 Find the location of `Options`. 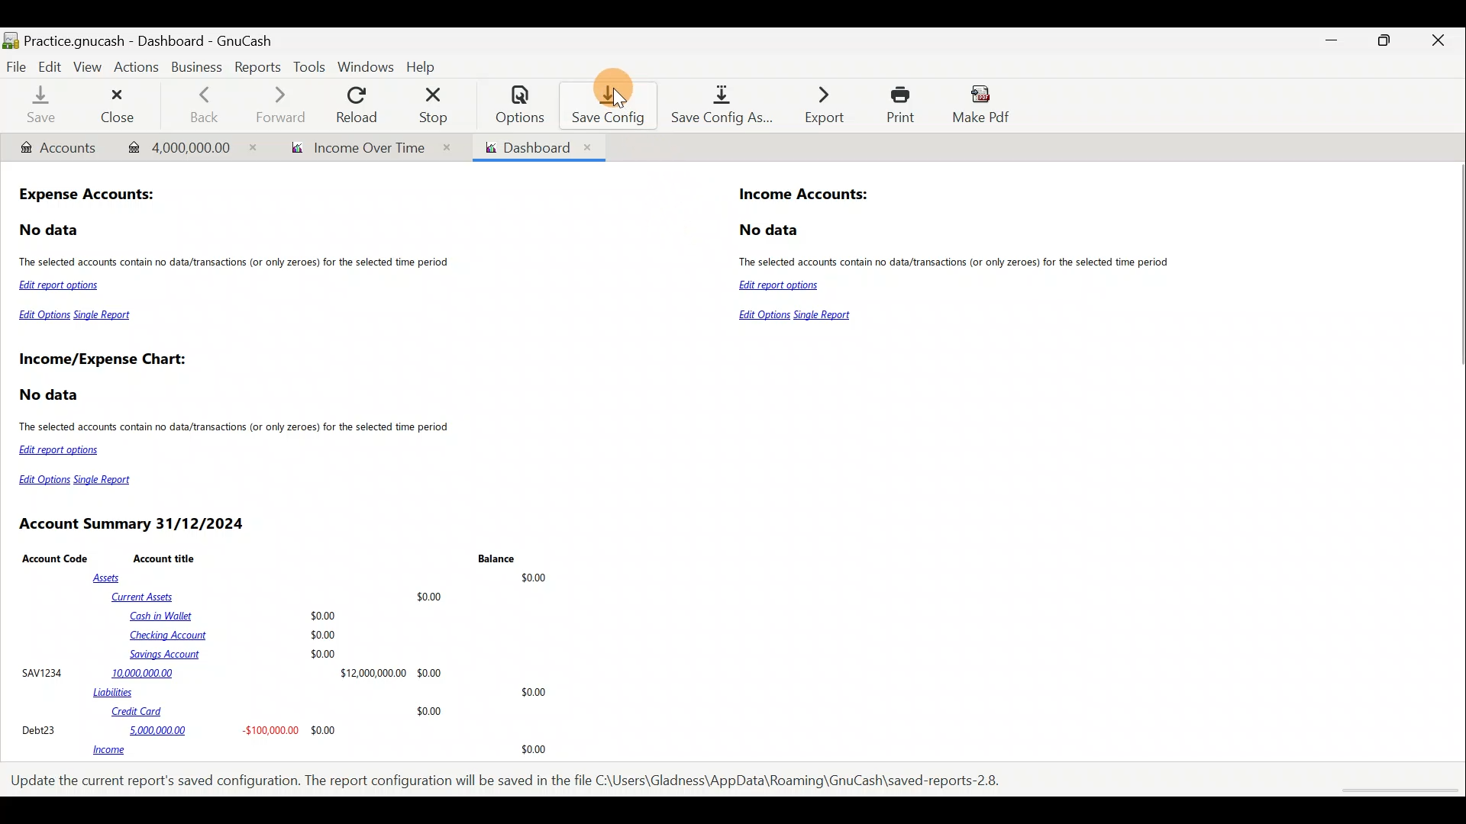

Options is located at coordinates (512, 105).